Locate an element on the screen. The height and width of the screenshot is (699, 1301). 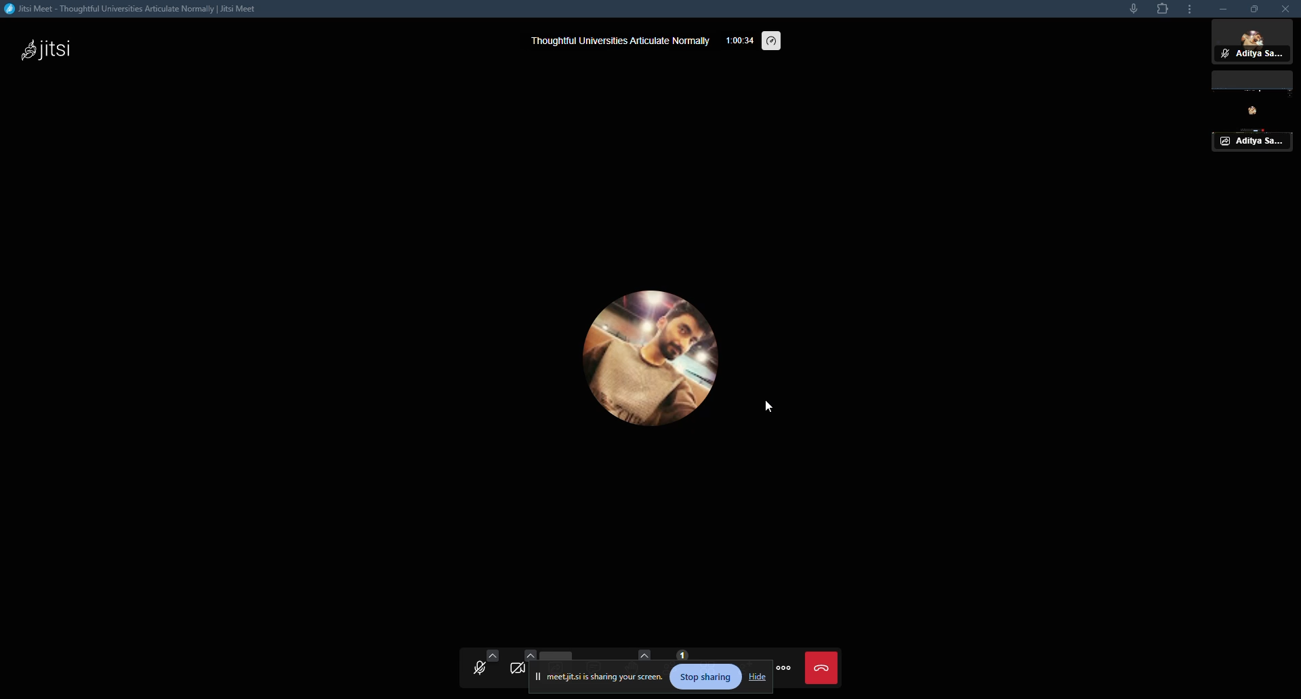
thoughtful universities articulate normally is located at coordinates (619, 40).